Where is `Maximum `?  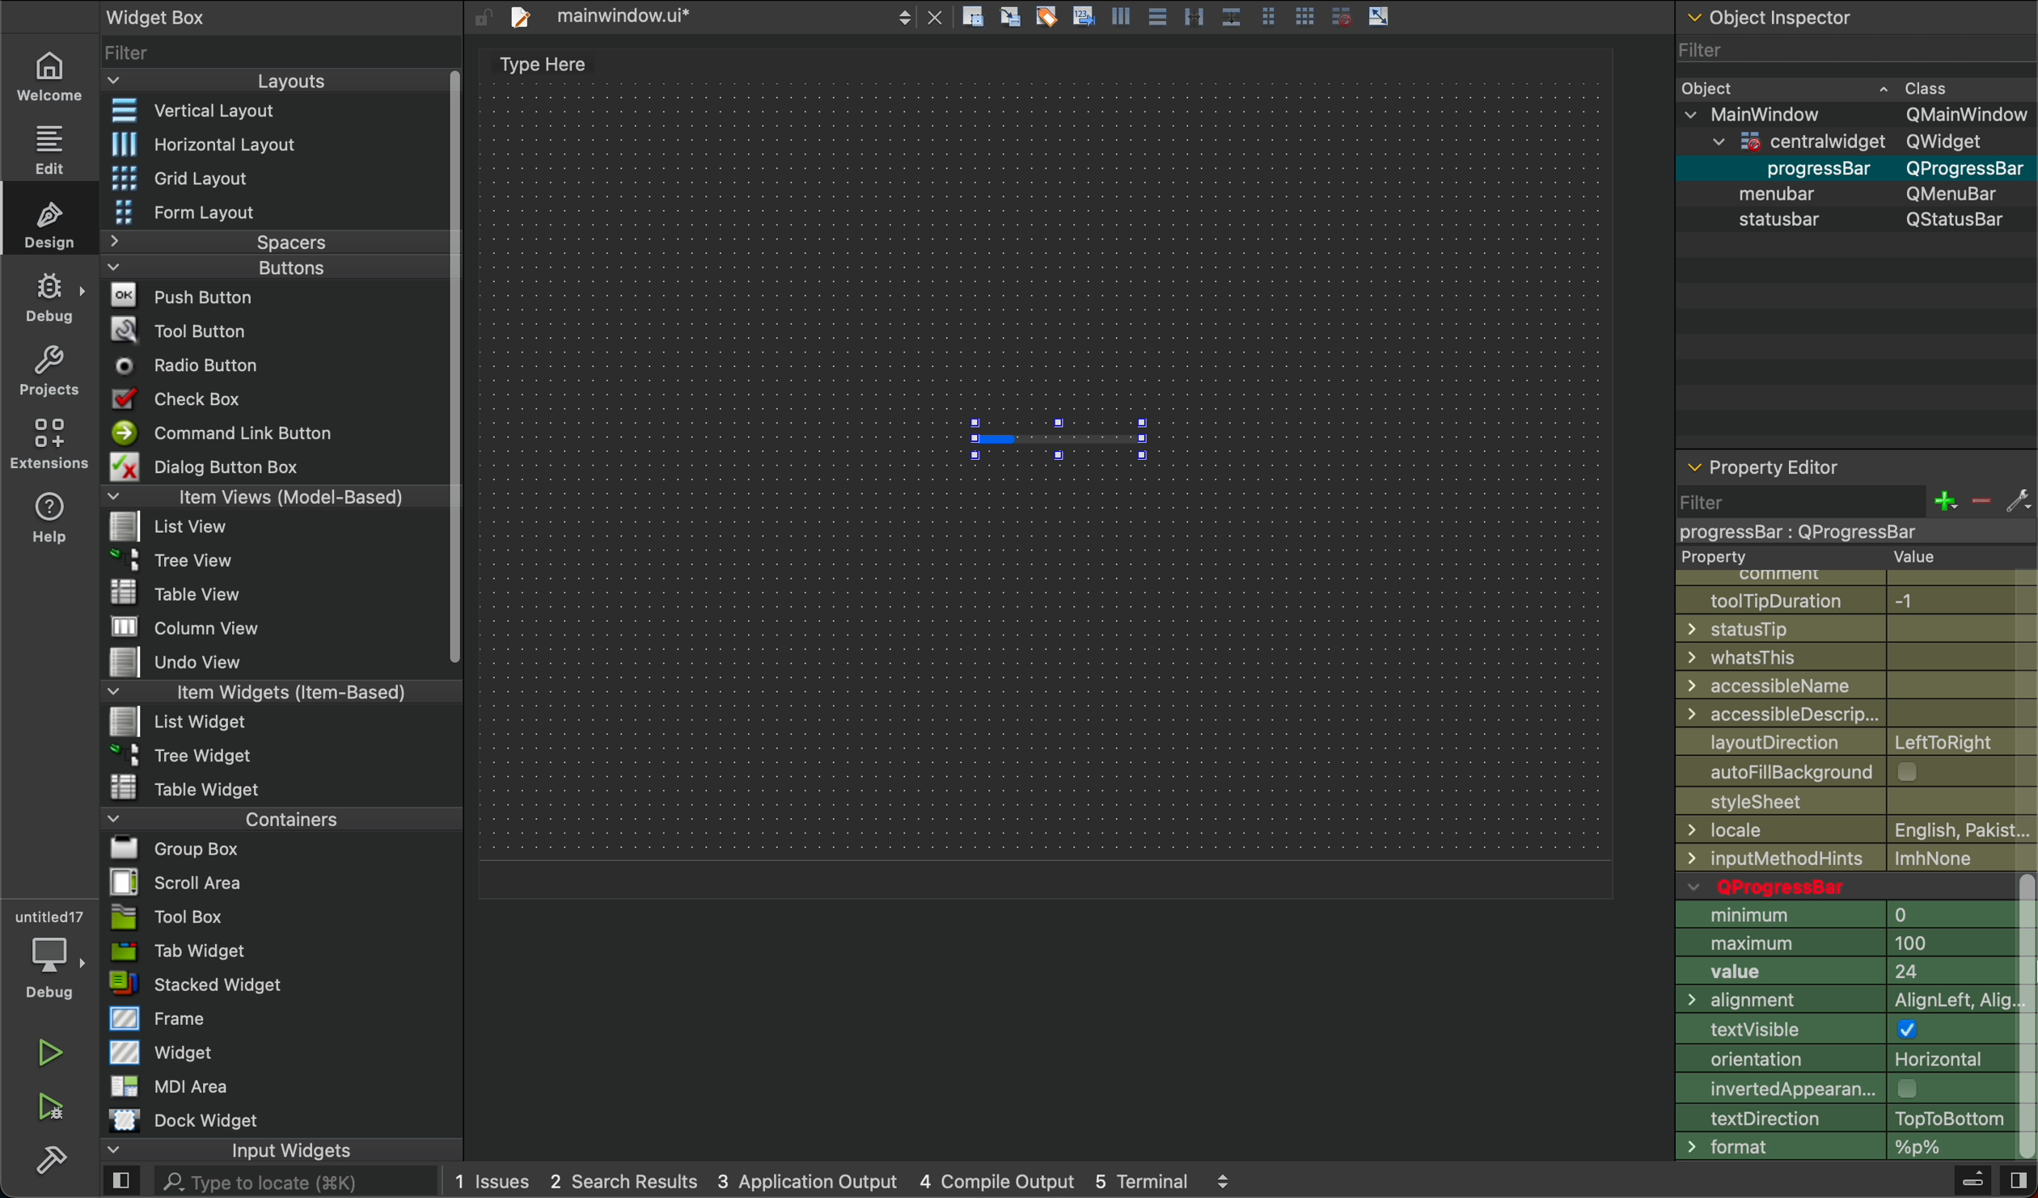
Maximum  is located at coordinates (1845, 943).